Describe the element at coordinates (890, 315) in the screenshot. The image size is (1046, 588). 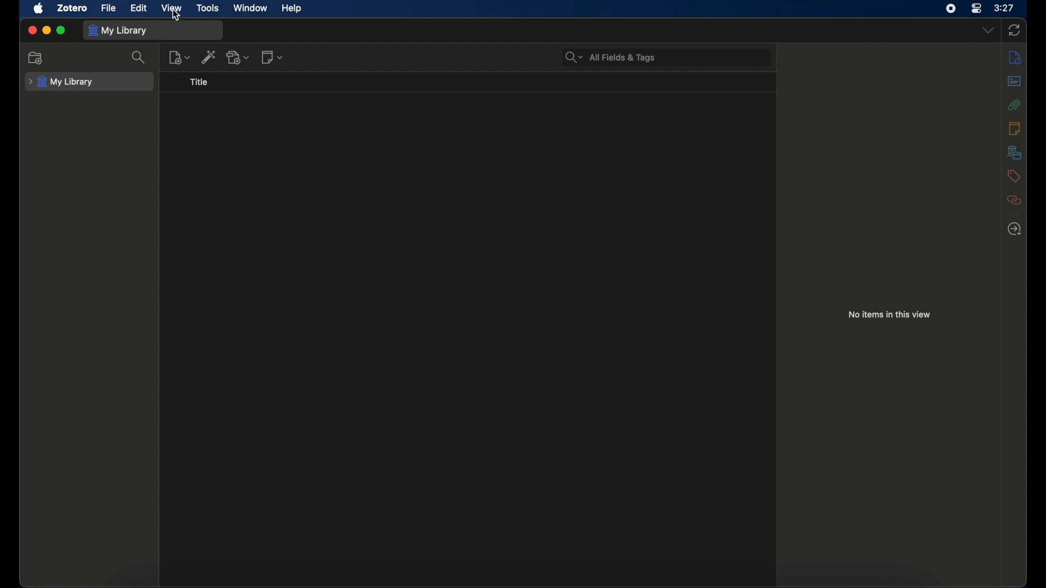
I see `no items in this view` at that location.